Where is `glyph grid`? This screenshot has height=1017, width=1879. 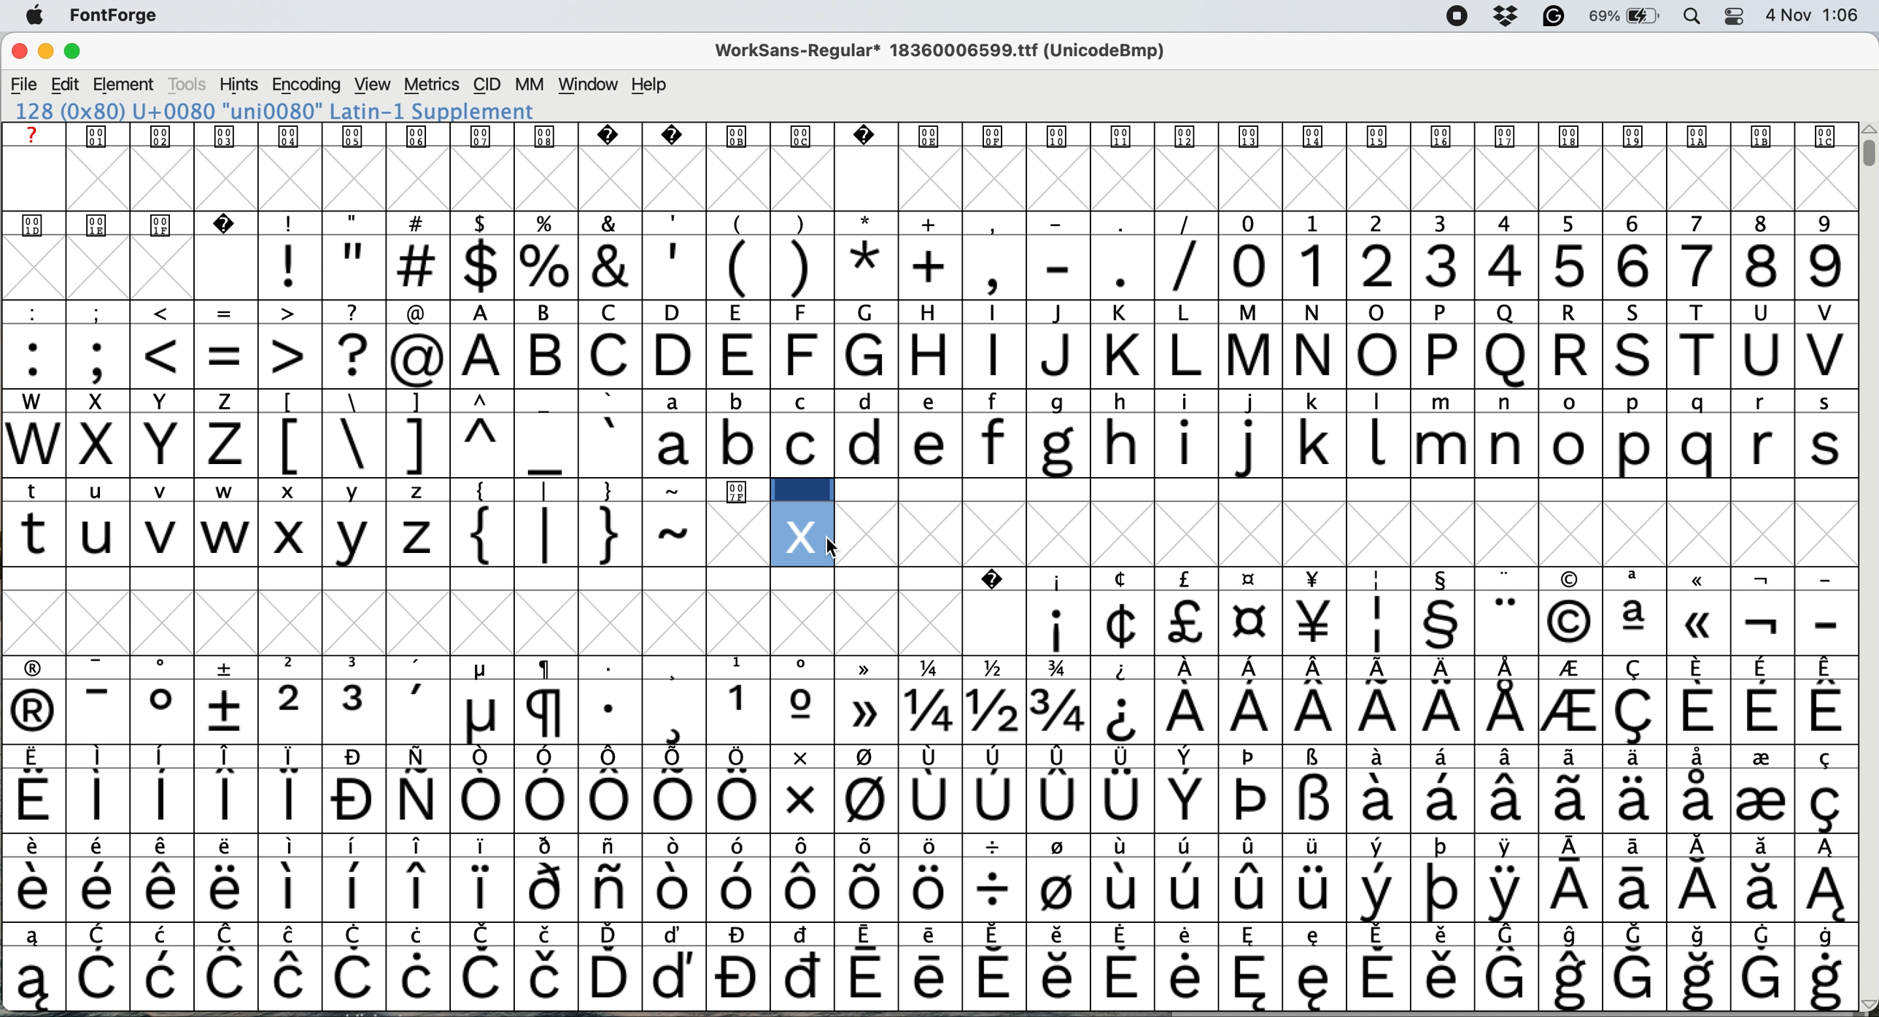 glyph grid is located at coordinates (937, 180).